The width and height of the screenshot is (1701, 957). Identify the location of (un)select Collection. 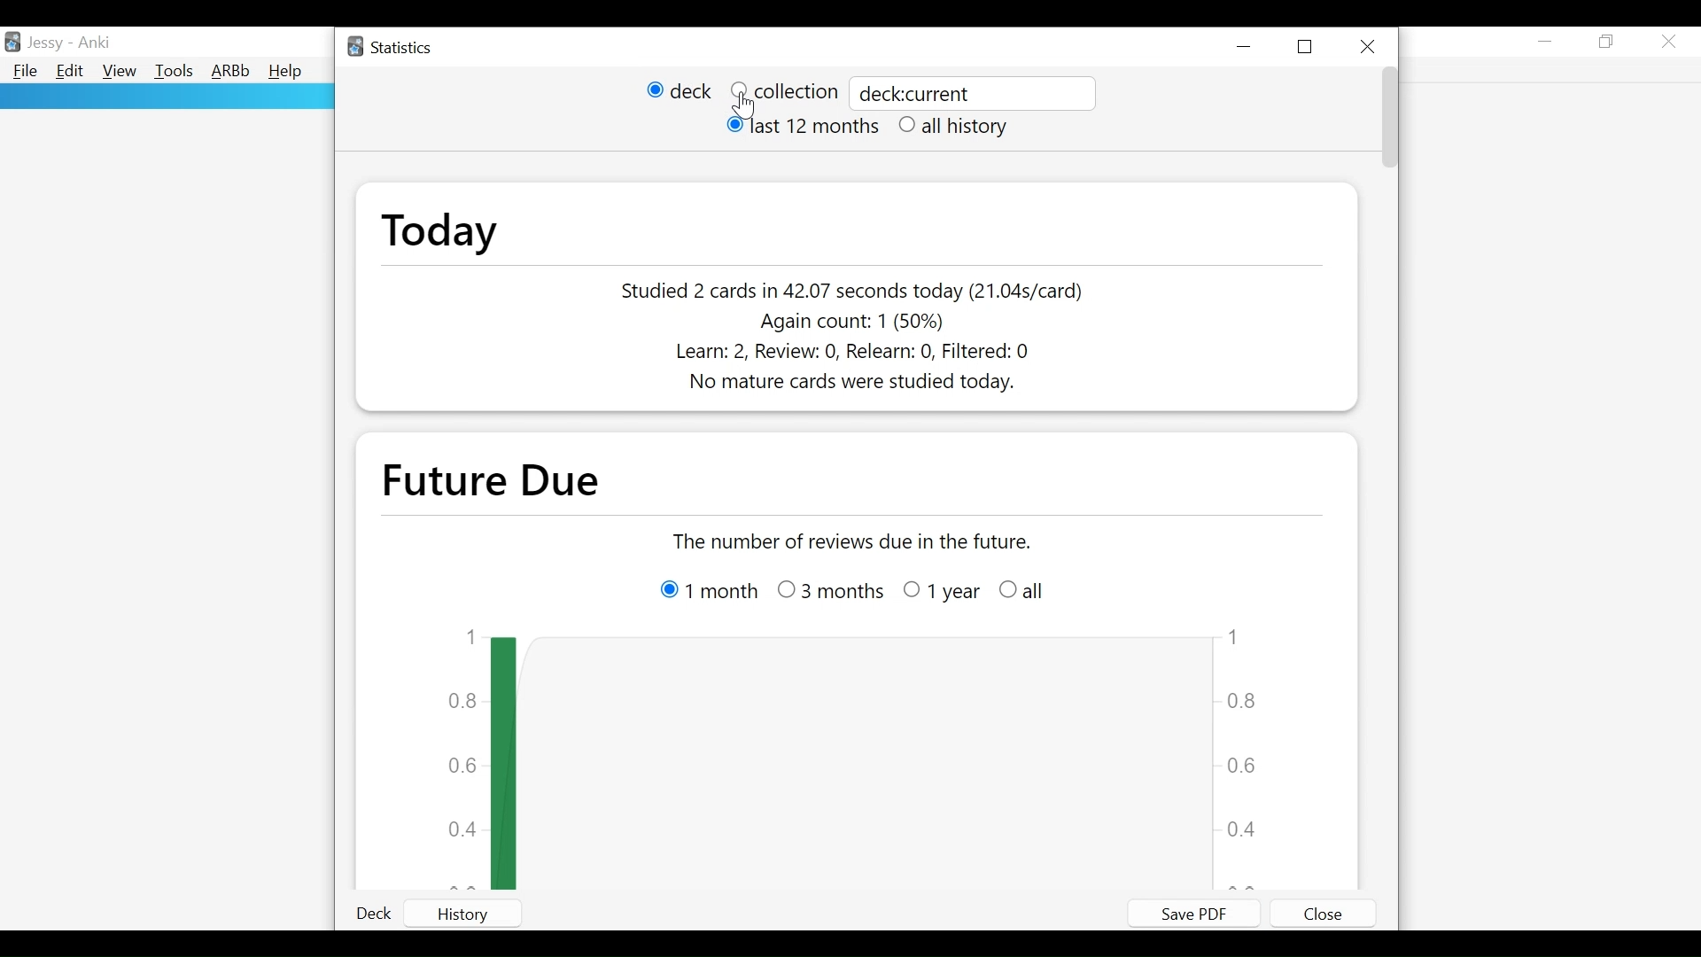
(783, 91).